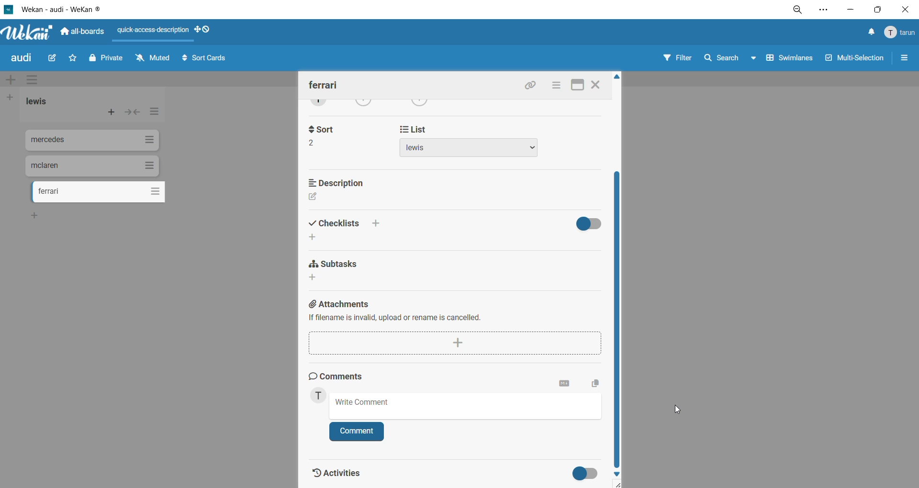 The width and height of the screenshot is (919, 488). What do you see at coordinates (10, 78) in the screenshot?
I see `add swimlane` at bounding box center [10, 78].